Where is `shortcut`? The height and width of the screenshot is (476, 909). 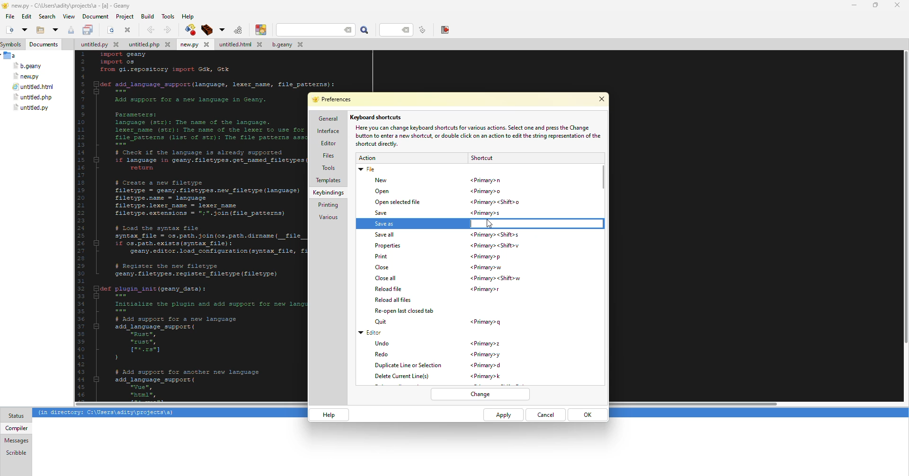
shortcut is located at coordinates (494, 235).